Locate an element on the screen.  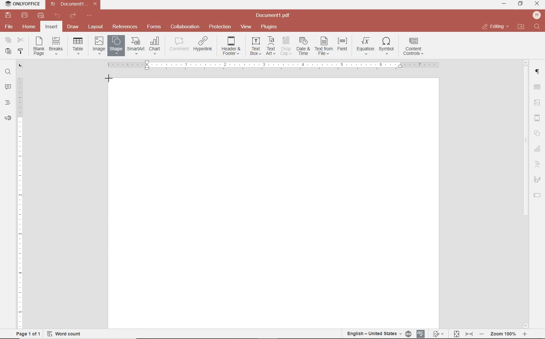
minimize is located at coordinates (504, 4).